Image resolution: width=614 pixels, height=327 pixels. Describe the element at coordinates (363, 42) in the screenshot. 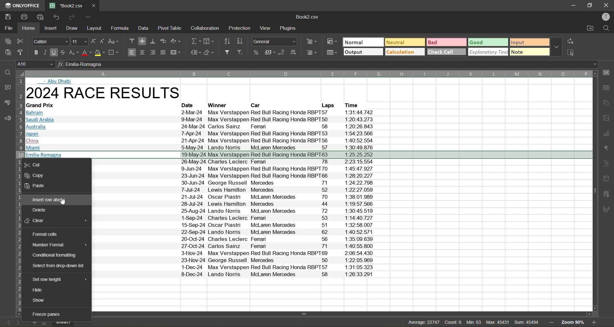

I see `normal` at that location.